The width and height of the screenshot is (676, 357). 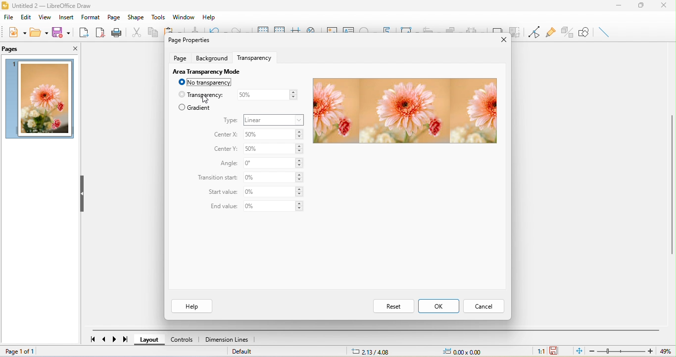 What do you see at coordinates (629, 351) in the screenshot?
I see `zoom` at bounding box center [629, 351].